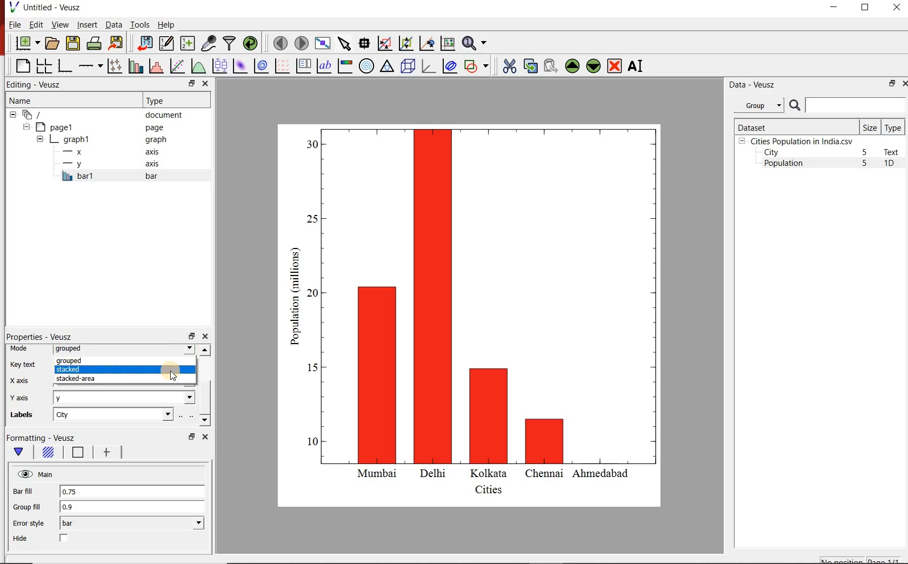  What do you see at coordinates (176, 374) in the screenshot?
I see `cursor` at bounding box center [176, 374].